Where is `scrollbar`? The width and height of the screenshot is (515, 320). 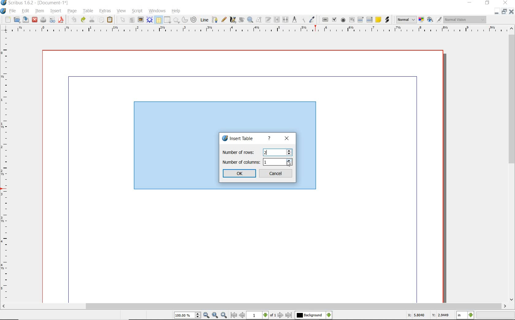 scrollbar is located at coordinates (255, 307).